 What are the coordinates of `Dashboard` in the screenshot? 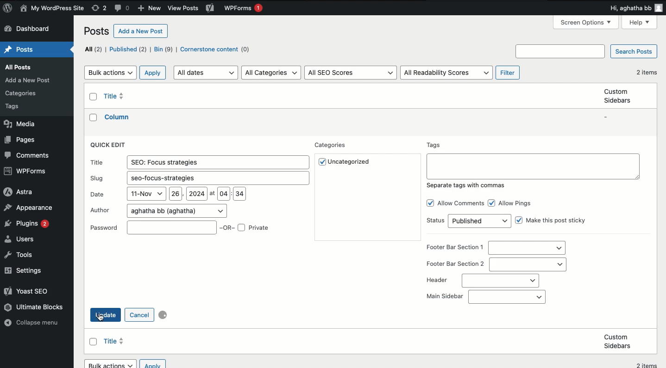 It's located at (28, 30).